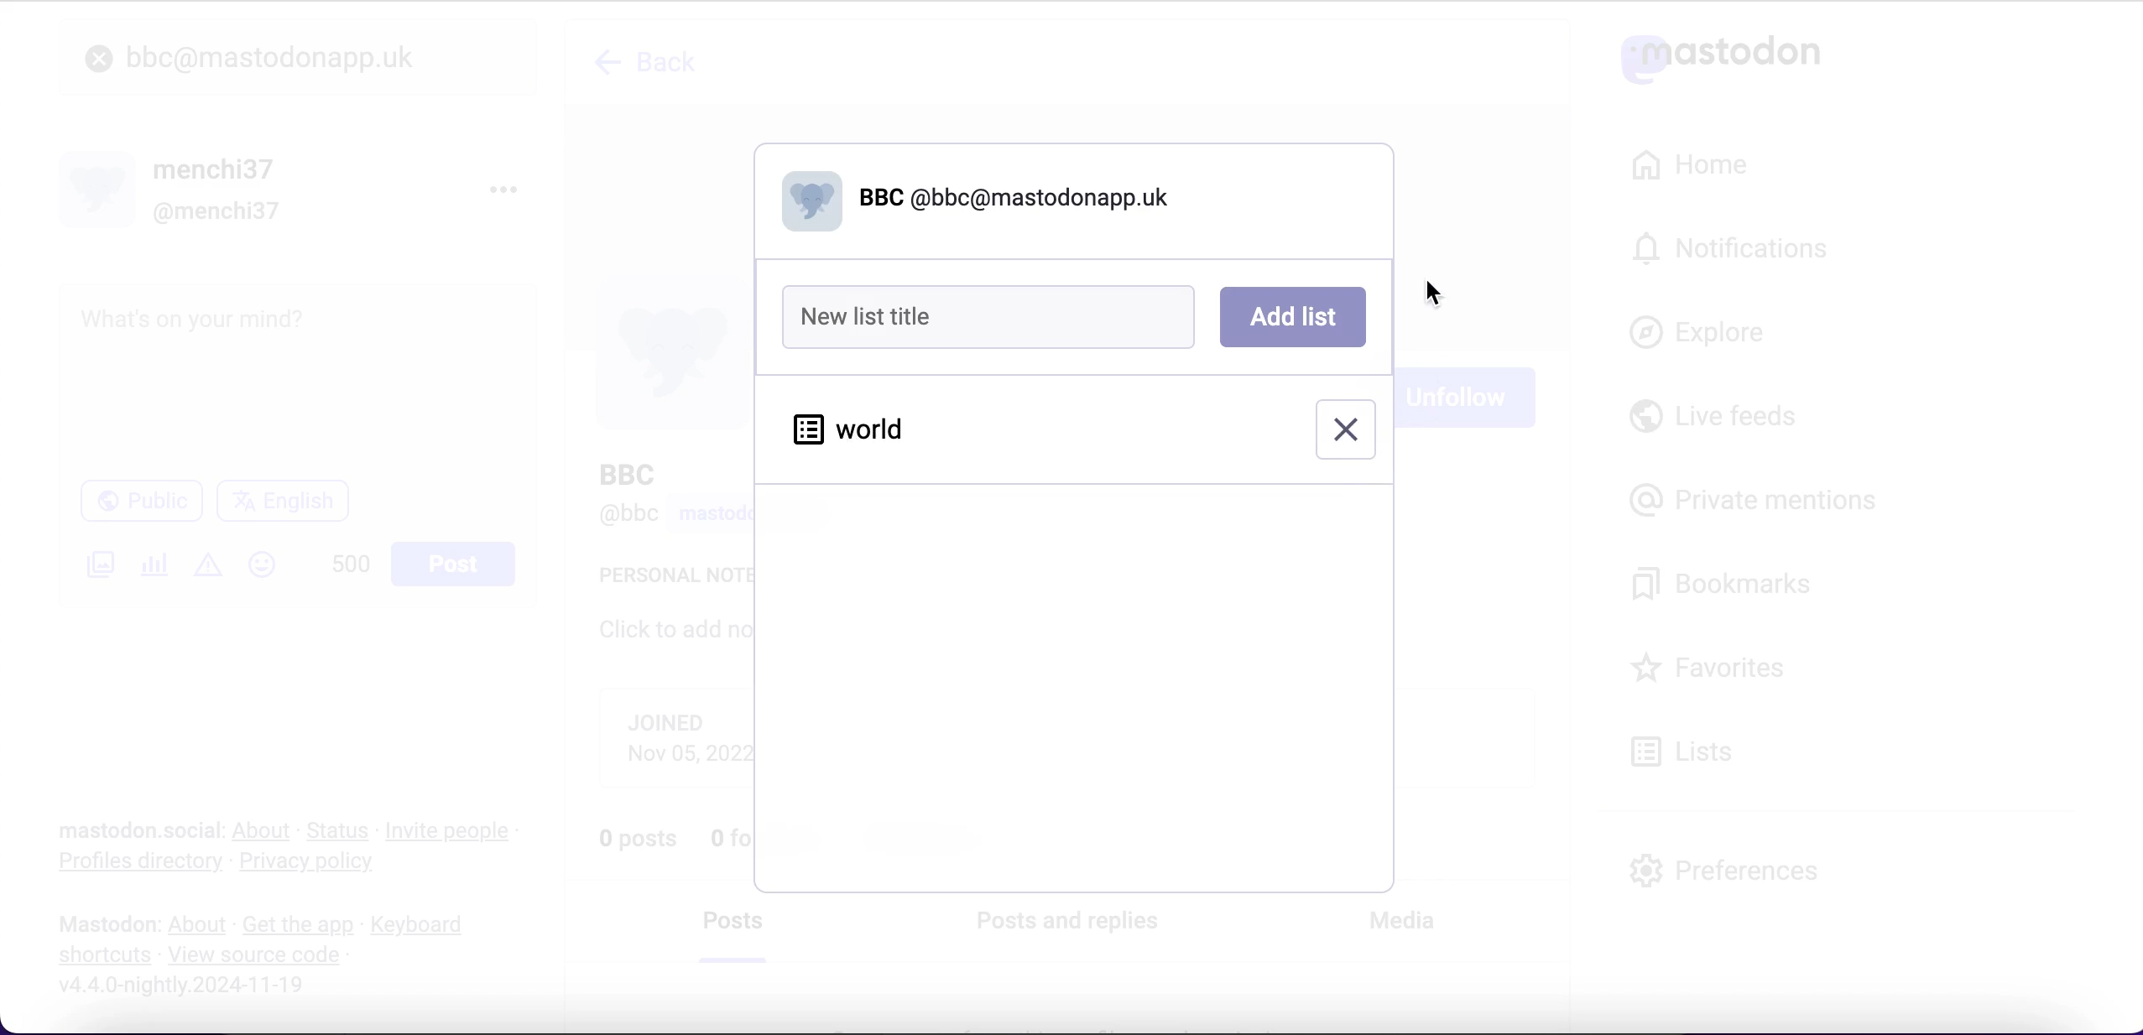 Image resolution: width=2143 pixels, height=1035 pixels. Describe the element at coordinates (130, 864) in the screenshot. I see `profiles directory` at that location.